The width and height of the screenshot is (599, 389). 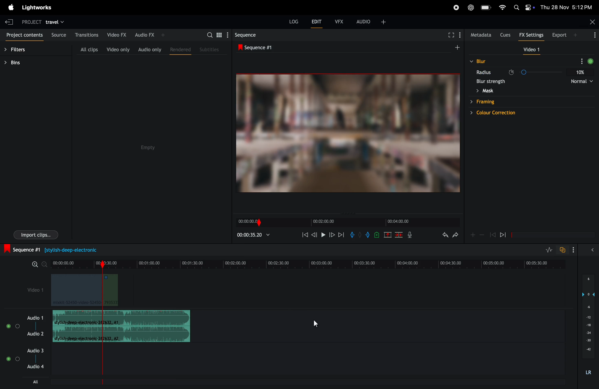 I want to click on mic, so click(x=411, y=235).